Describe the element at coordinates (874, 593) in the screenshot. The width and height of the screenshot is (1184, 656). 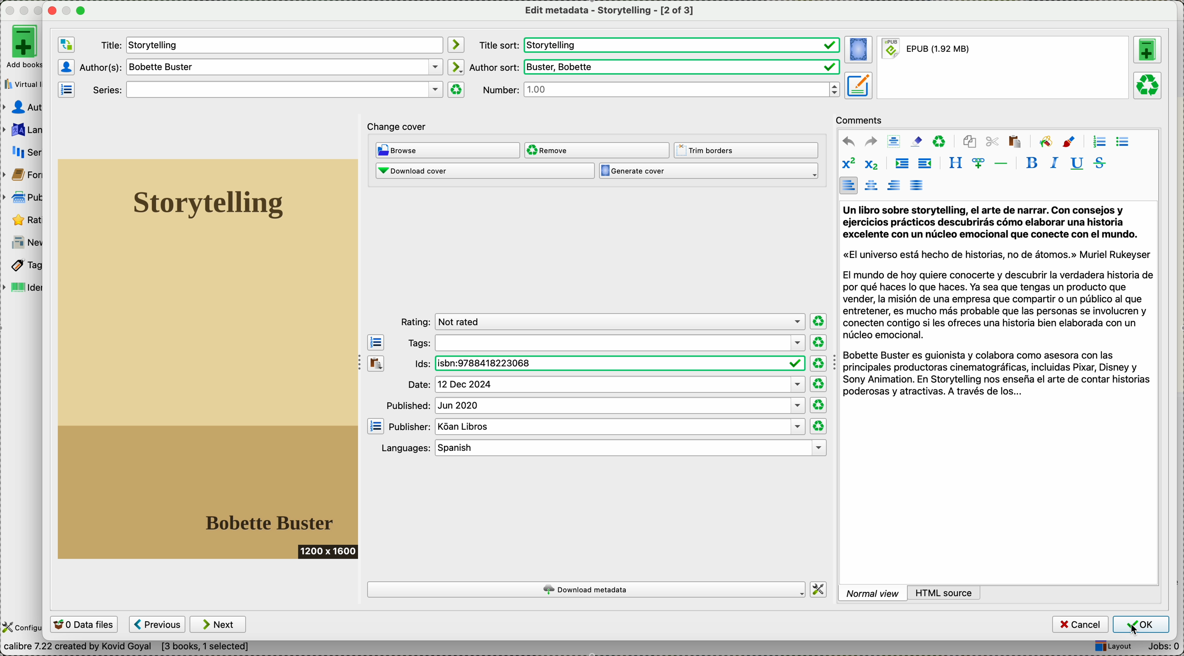
I see `normal view` at that location.